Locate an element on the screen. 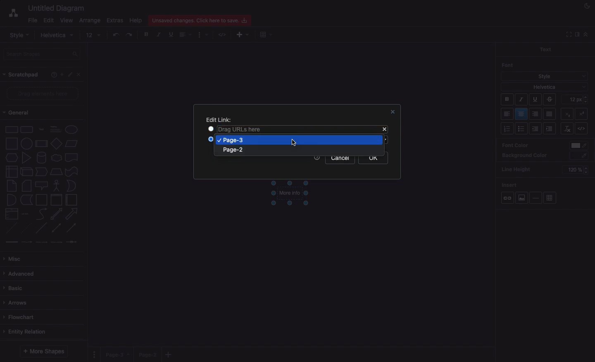 Image resolution: width=595 pixels, height=362 pixels. triangle is located at coordinates (27, 157).